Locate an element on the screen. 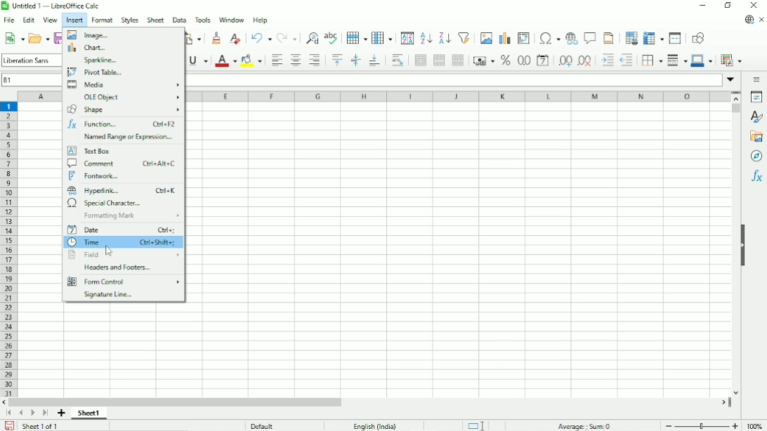 The height and width of the screenshot is (431, 767). Scroll to previous sheet is located at coordinates (20, 413).